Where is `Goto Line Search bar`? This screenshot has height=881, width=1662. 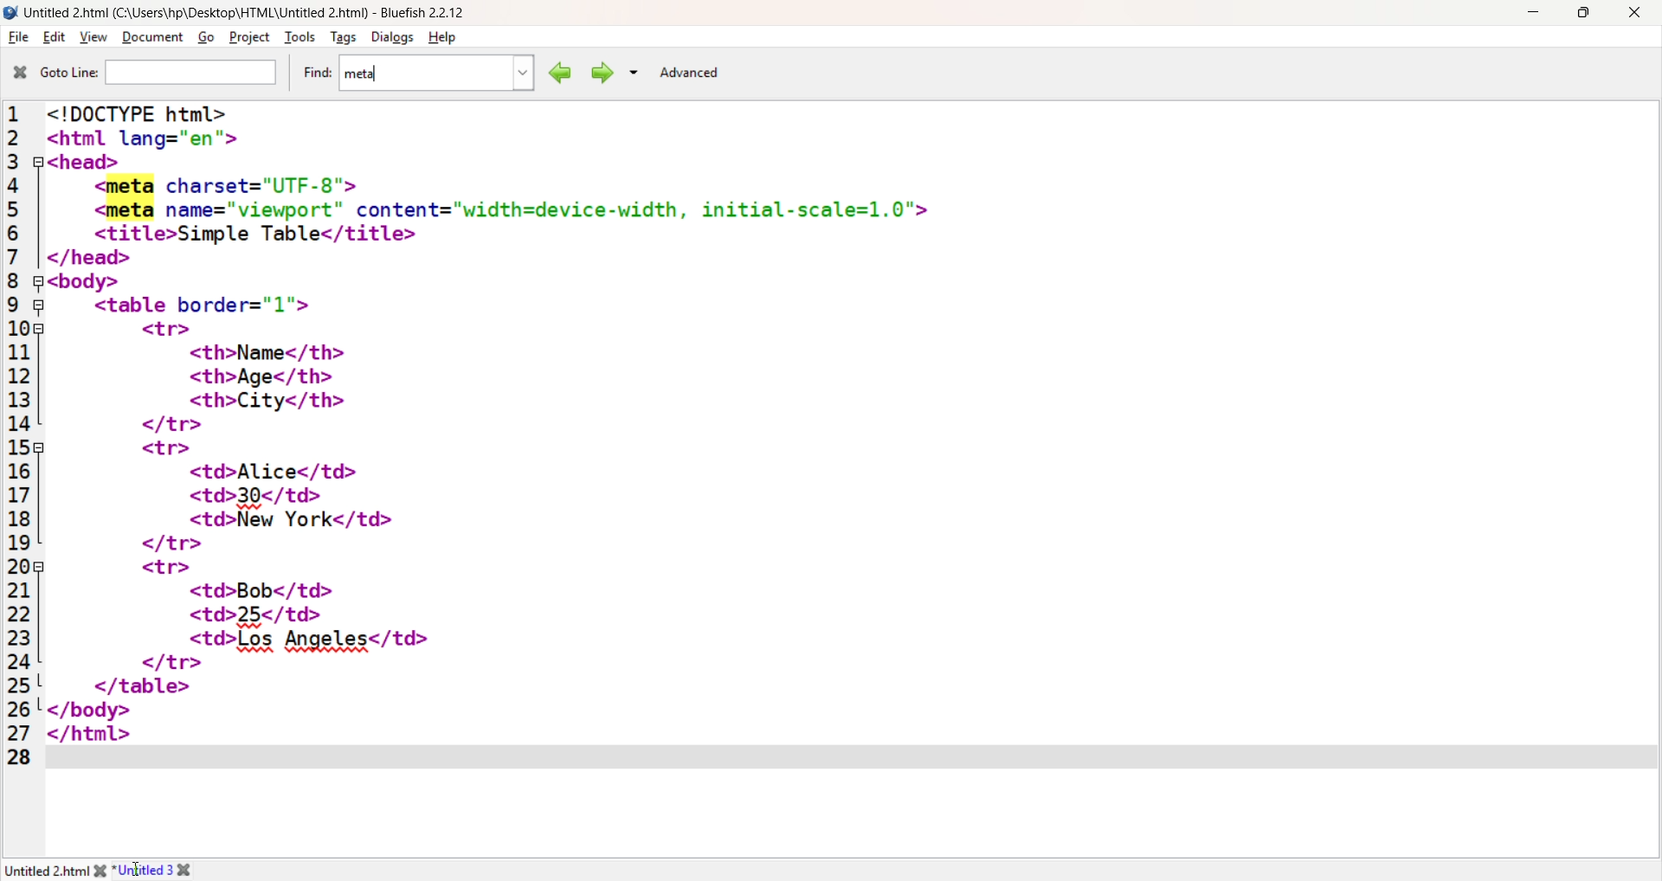
Goto Line Search bar is located at coordinates (192, 74).